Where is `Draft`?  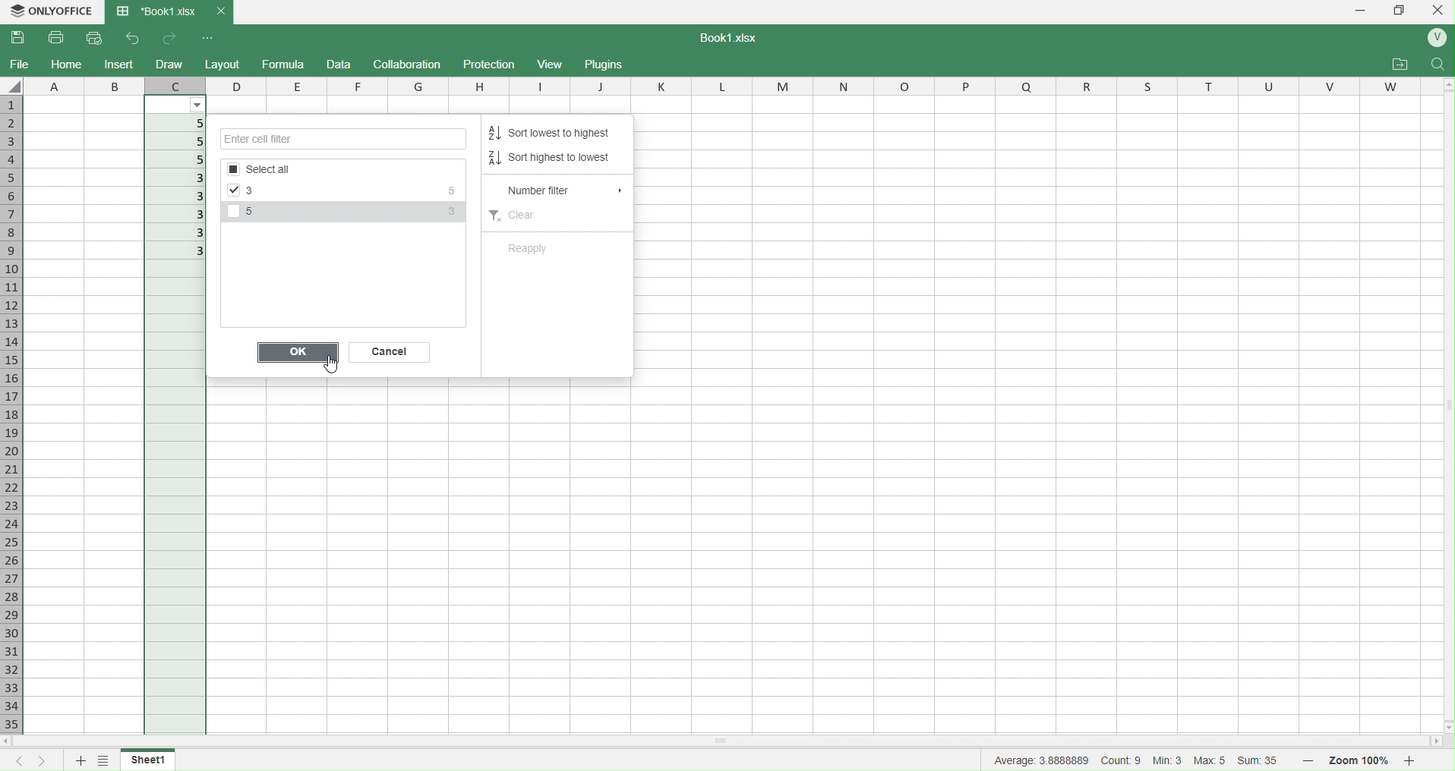
Draft is located at coordinates (338, 65).